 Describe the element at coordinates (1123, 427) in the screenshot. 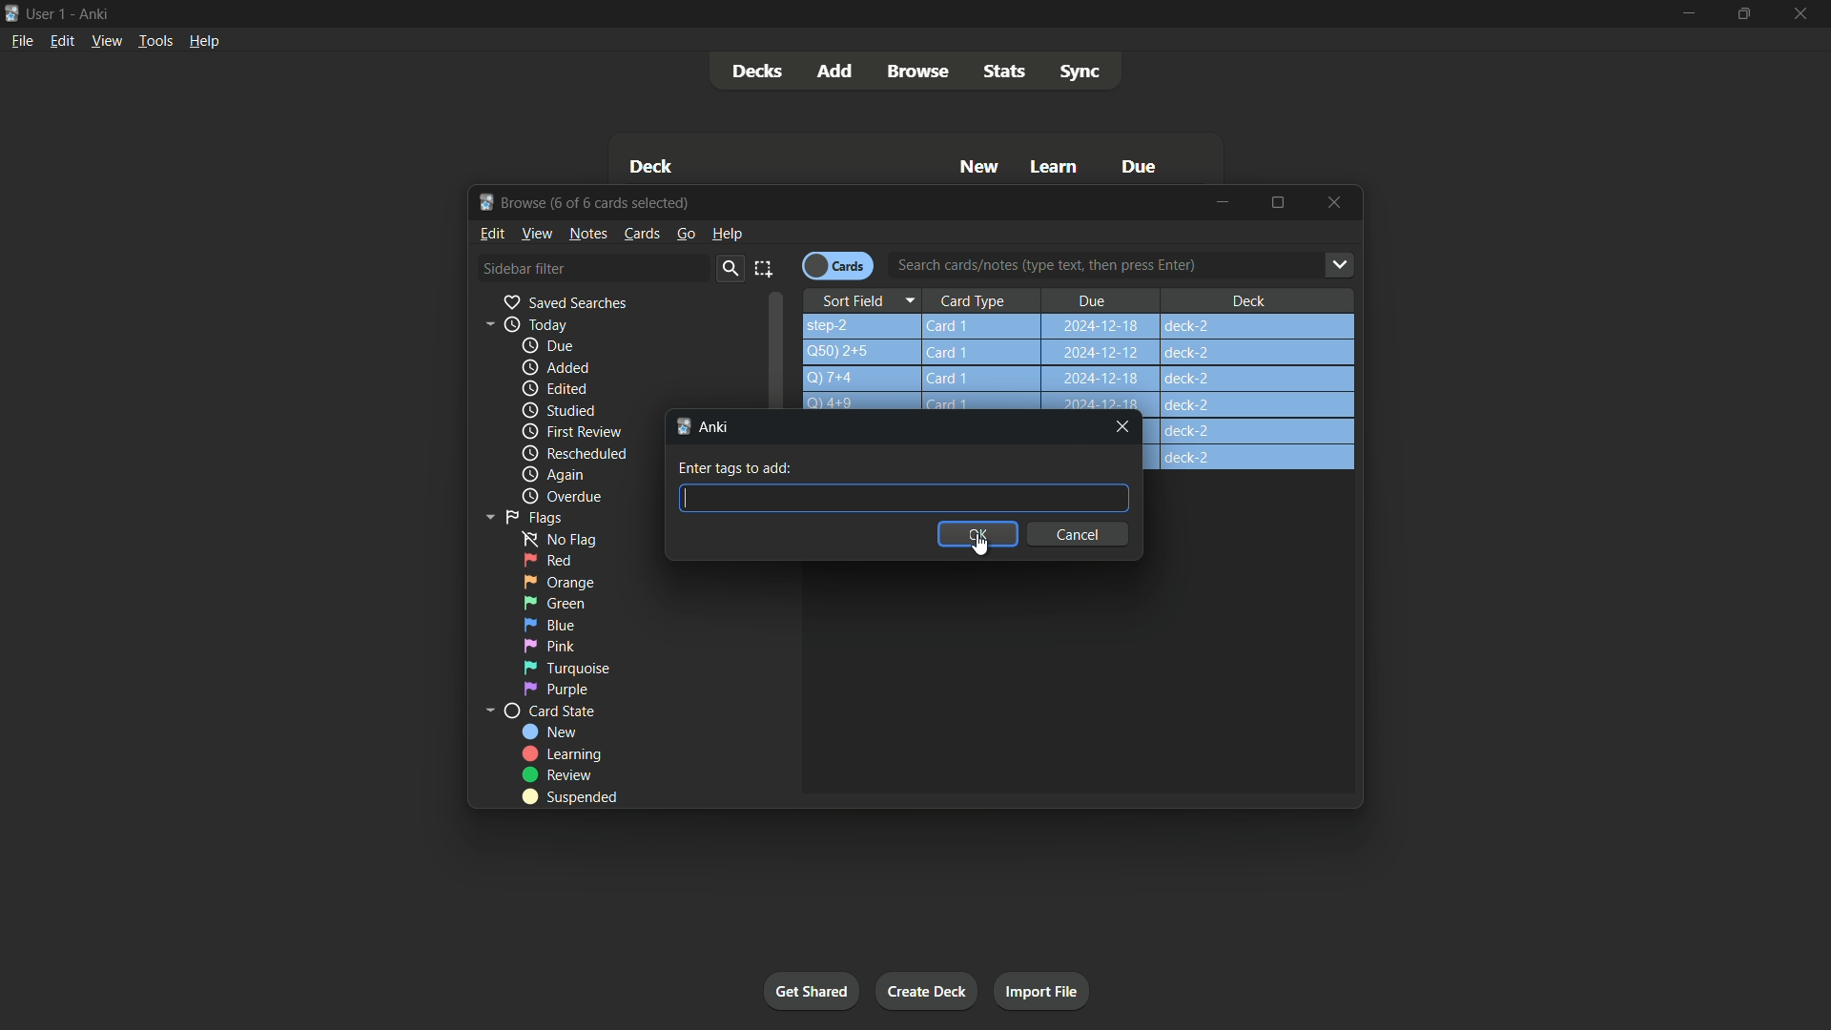

I see `Close` at that location.